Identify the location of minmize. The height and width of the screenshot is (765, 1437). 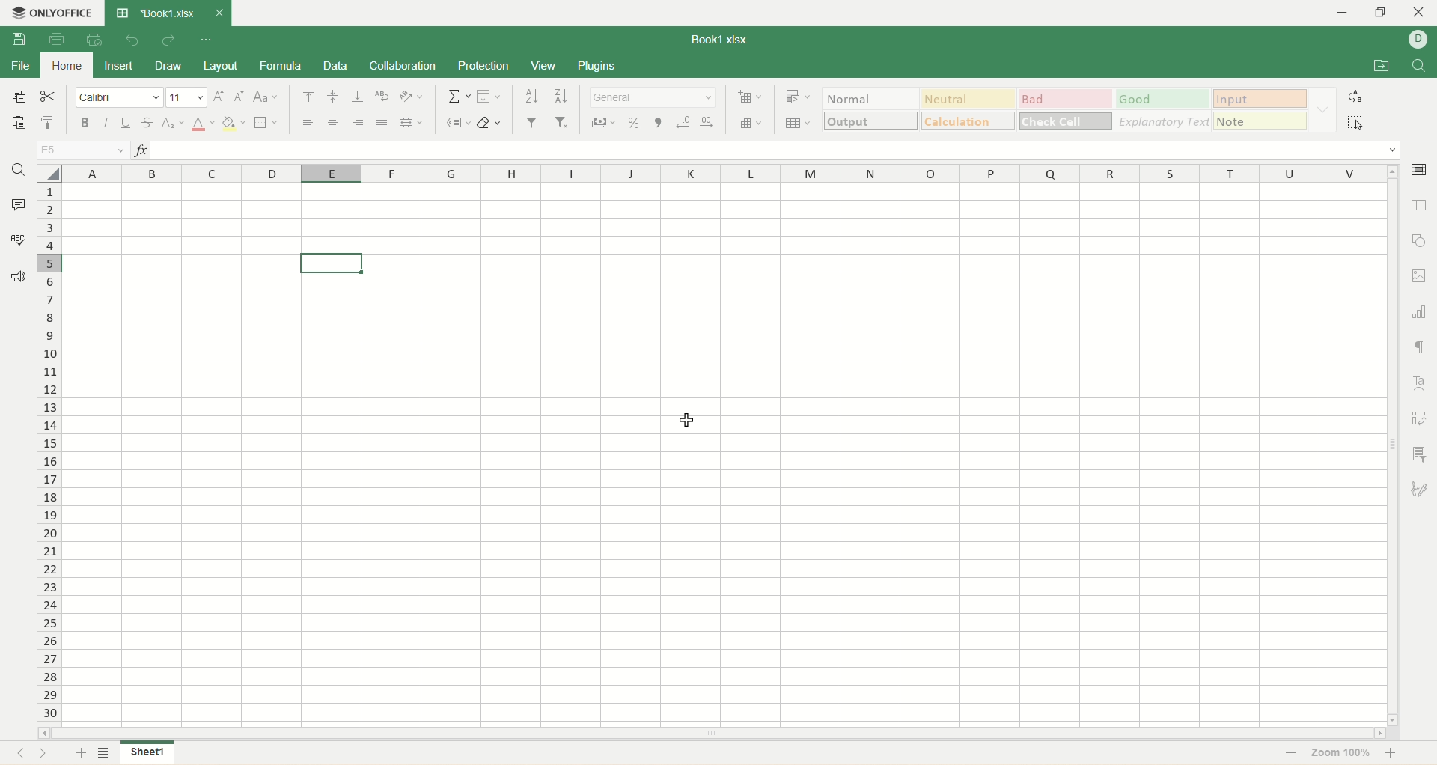
(1342, 13).